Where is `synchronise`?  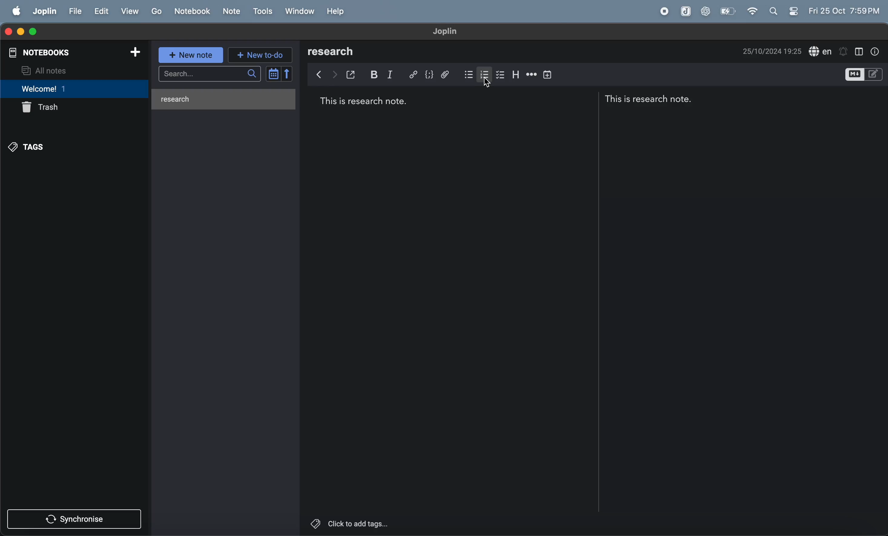 synchronise is located at coordinates (76, 519).